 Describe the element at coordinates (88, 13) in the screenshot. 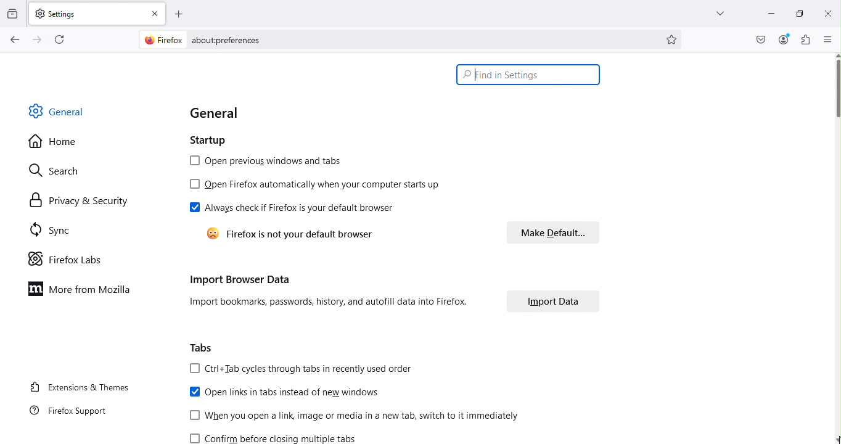

I see `Settings` at that location.